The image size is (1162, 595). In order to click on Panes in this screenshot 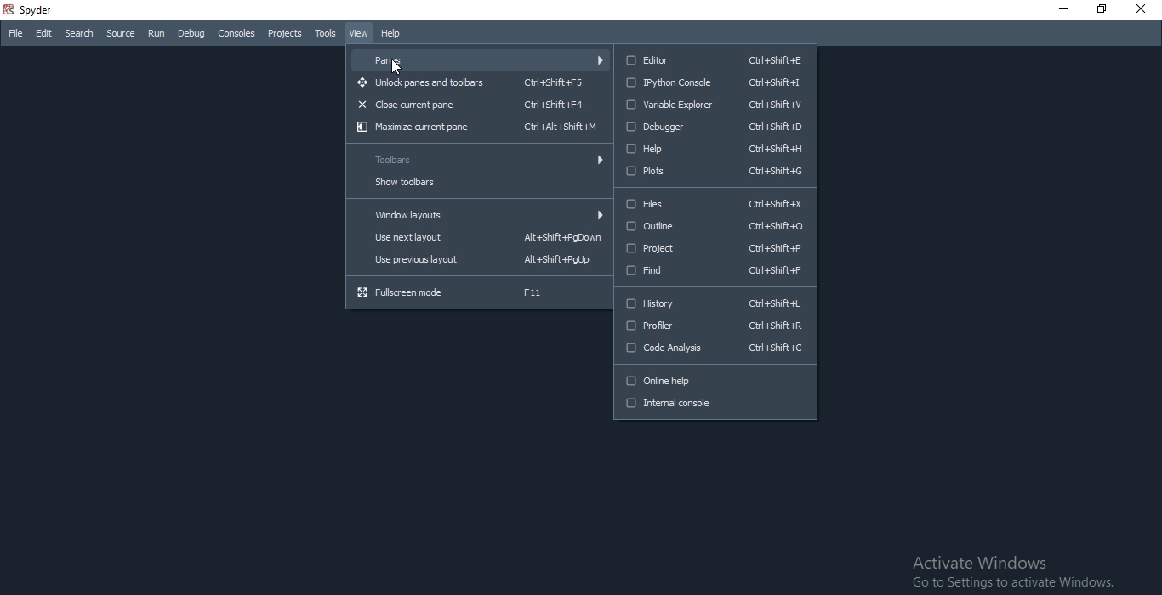, I will do `click(481, 59)`.